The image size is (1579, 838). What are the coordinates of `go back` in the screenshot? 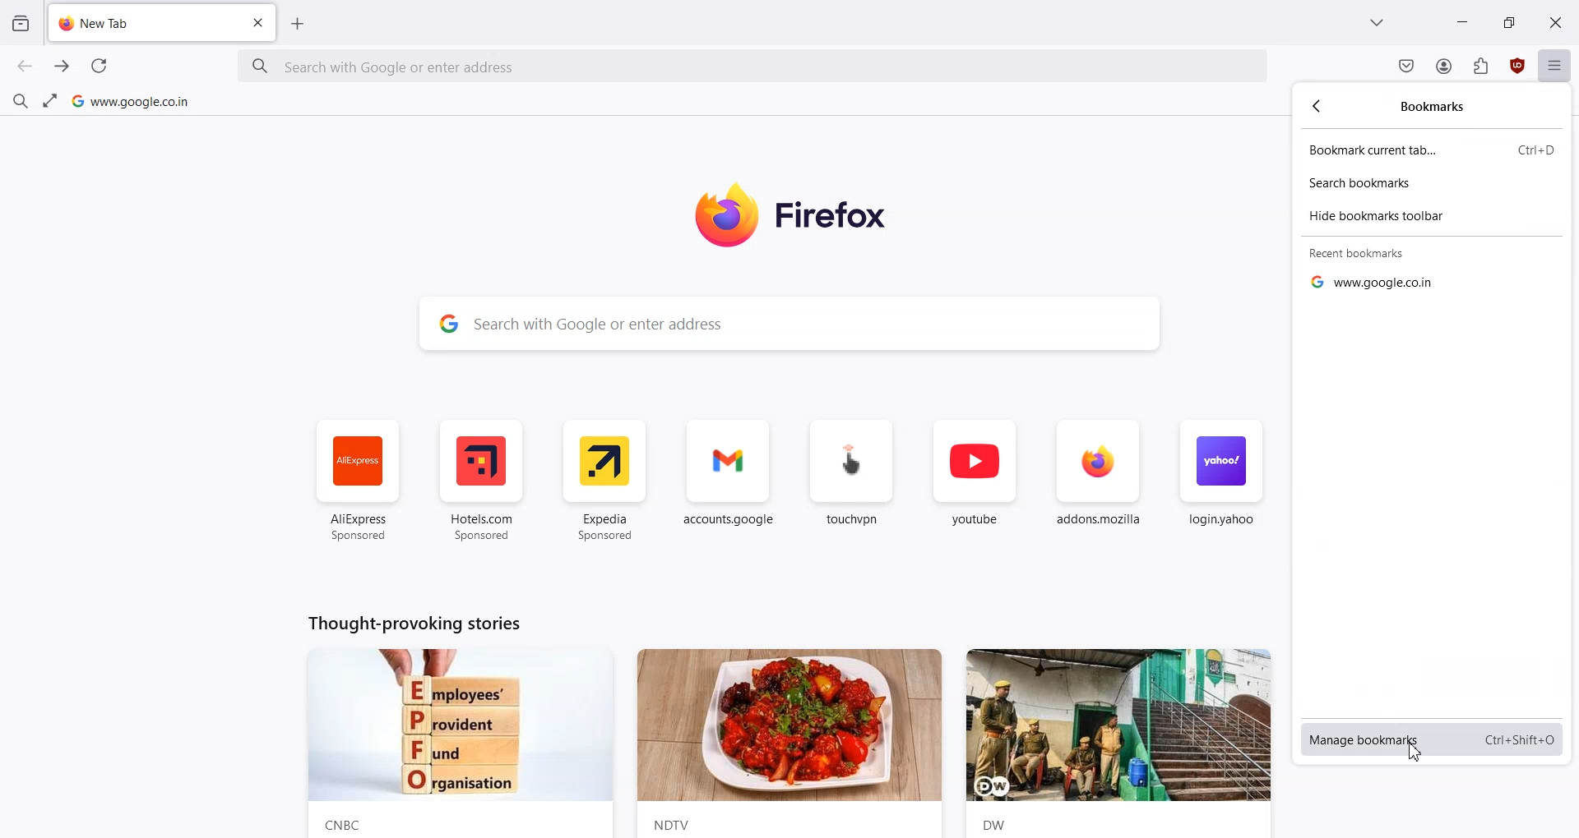 It's located at (1319, 106).